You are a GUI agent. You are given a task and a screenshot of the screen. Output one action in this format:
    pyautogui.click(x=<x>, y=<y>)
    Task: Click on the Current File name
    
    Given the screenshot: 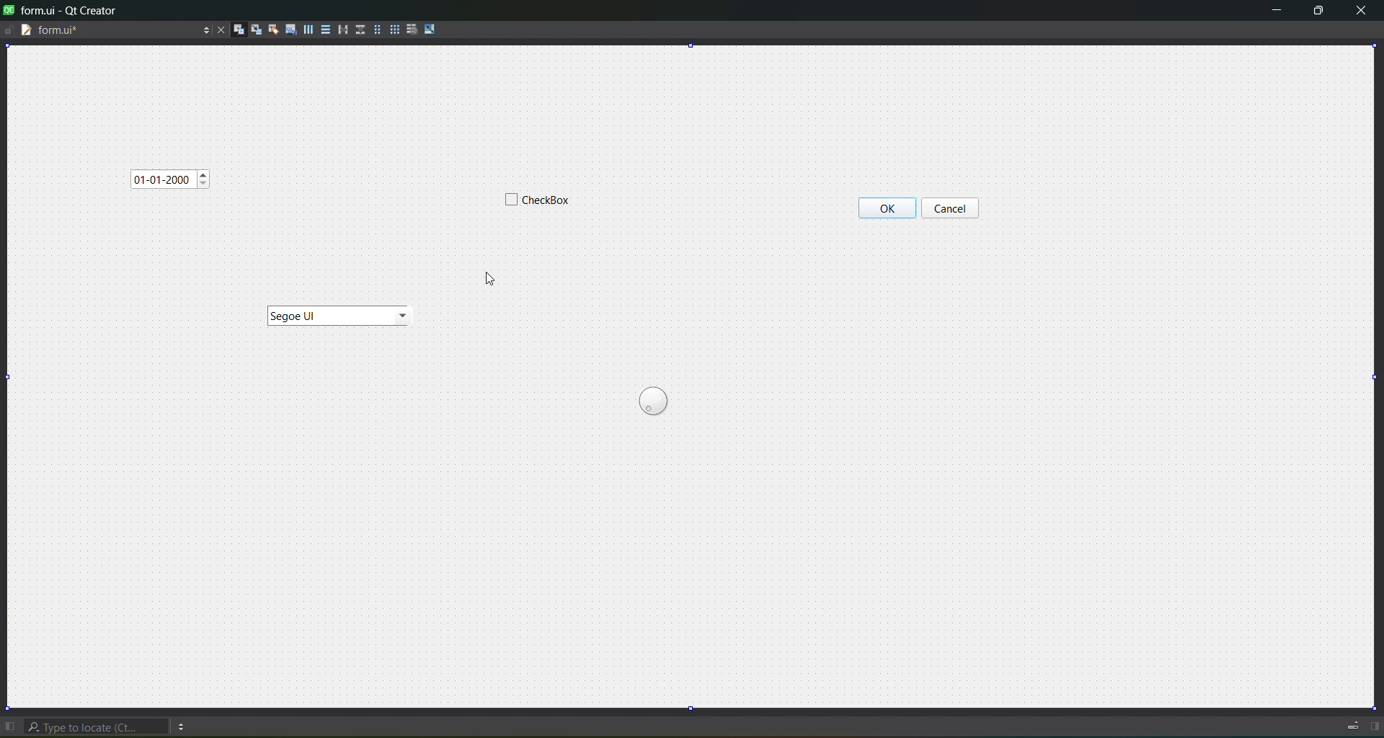 What is the action you would take?
    pyautogui.click(x=115, y=30)
    